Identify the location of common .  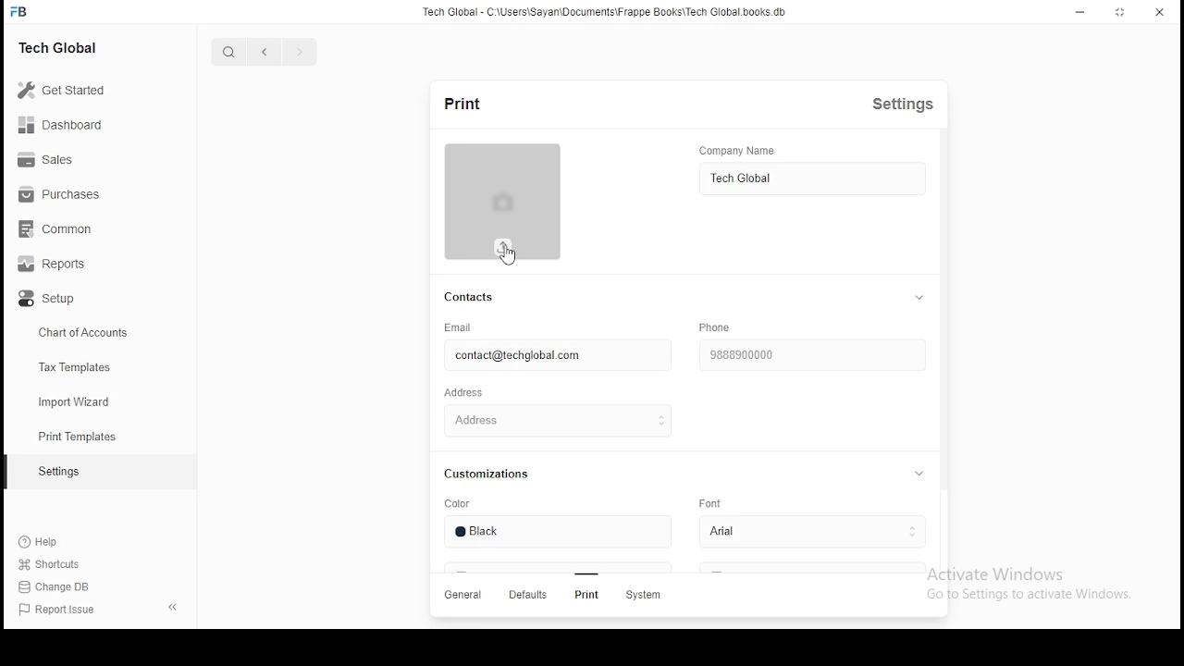
(74, 231).